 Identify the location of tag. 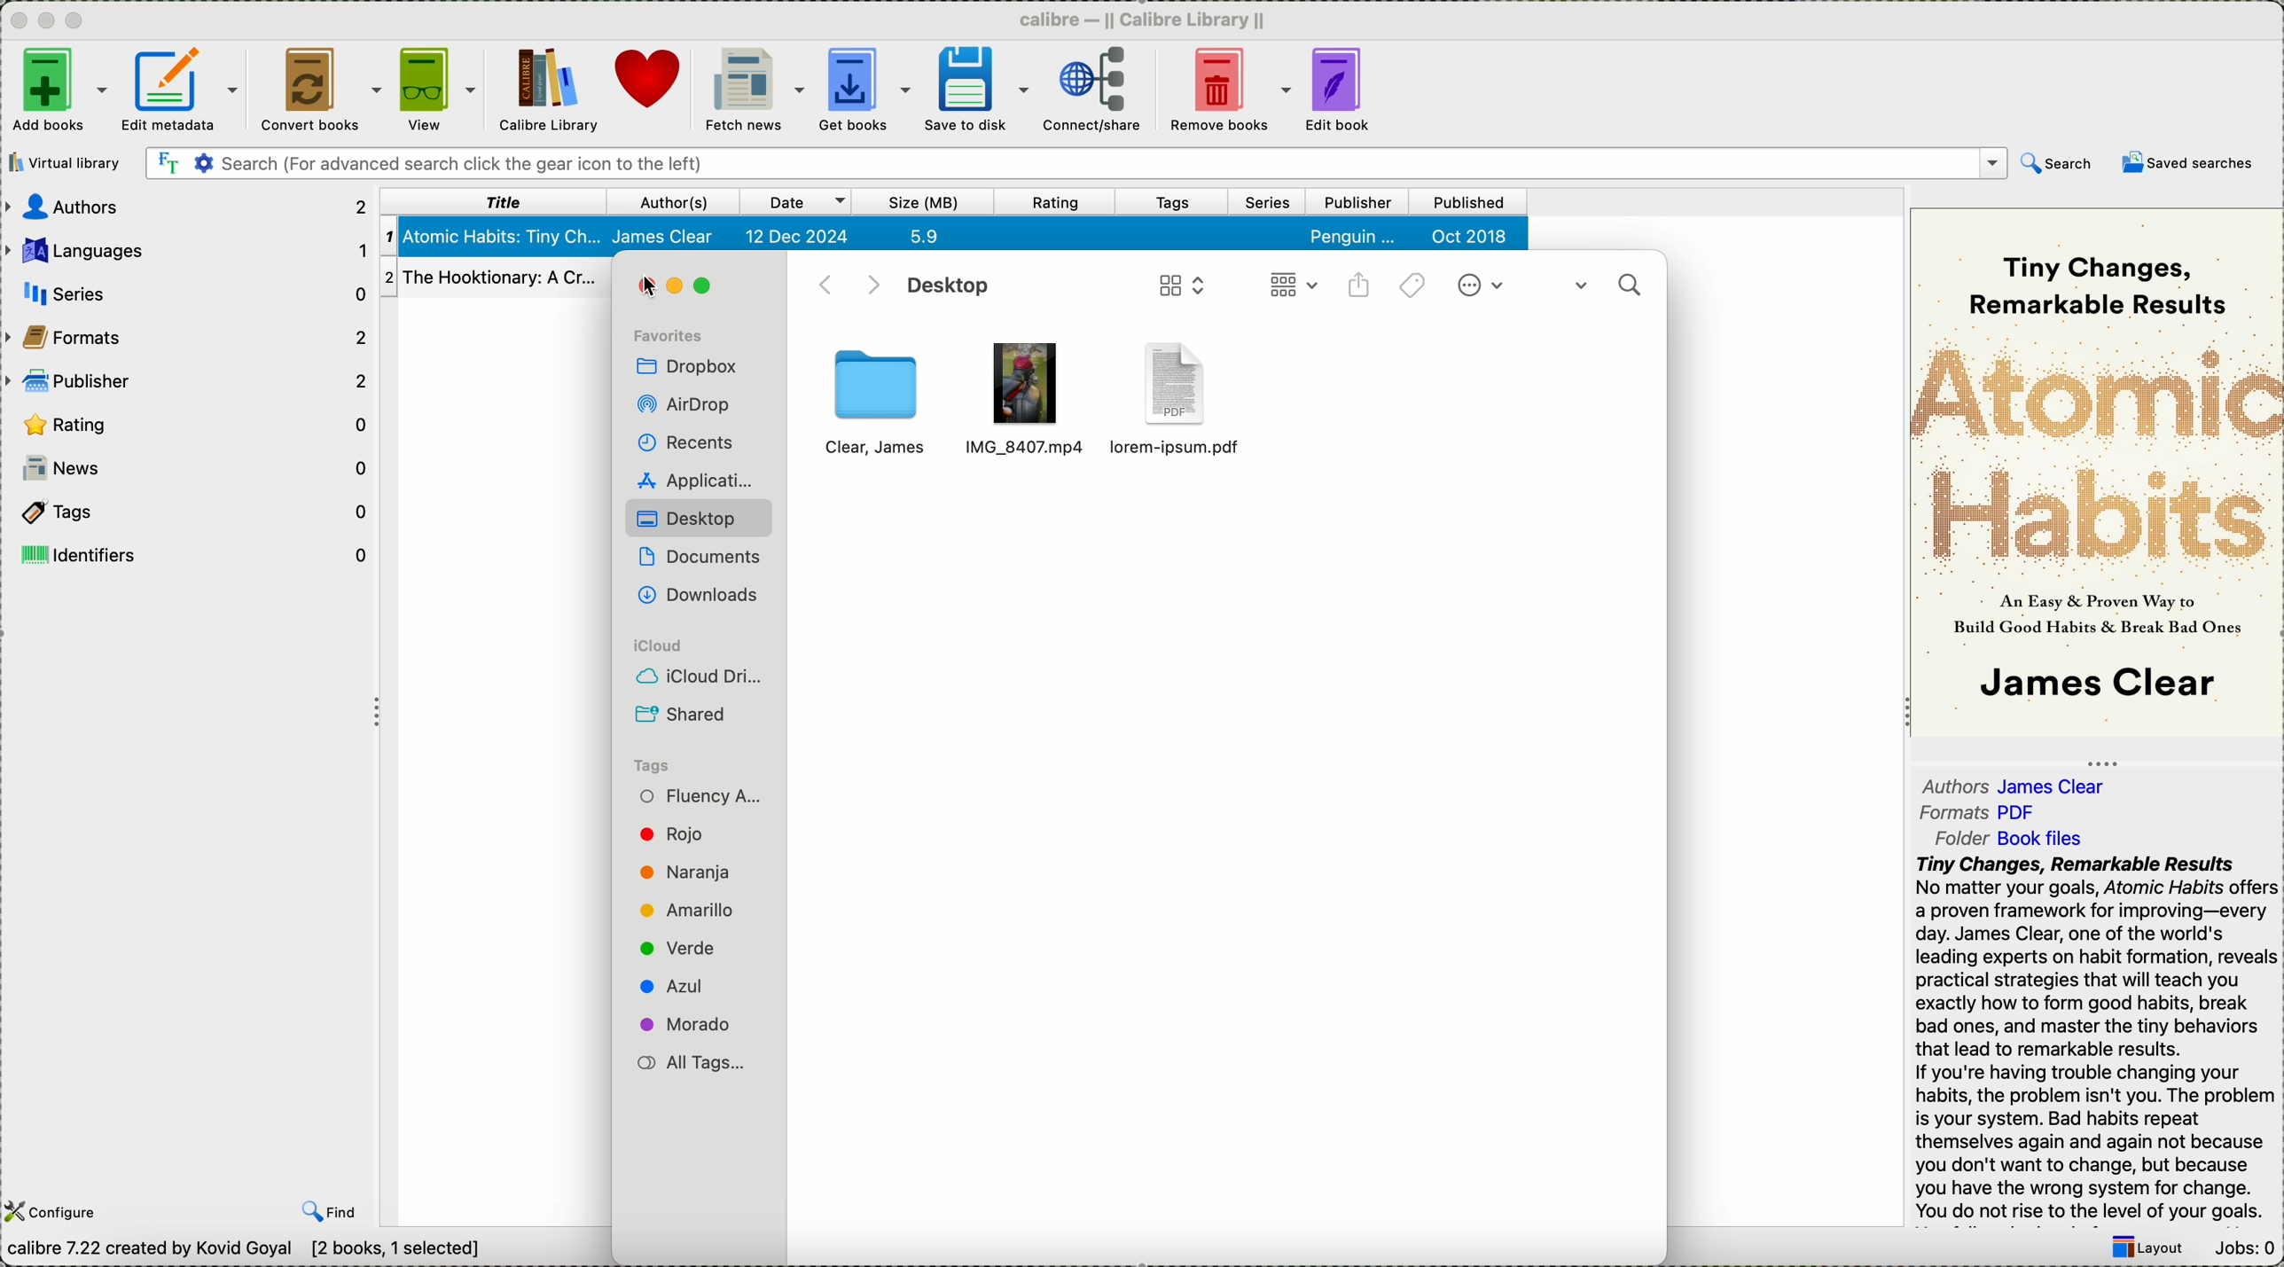
(678, 948).